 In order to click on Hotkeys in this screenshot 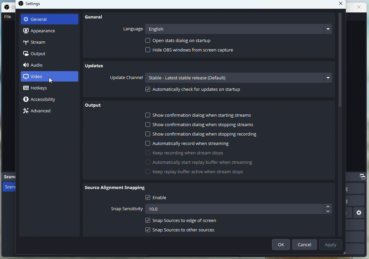, I will do `click(42, 89)`.